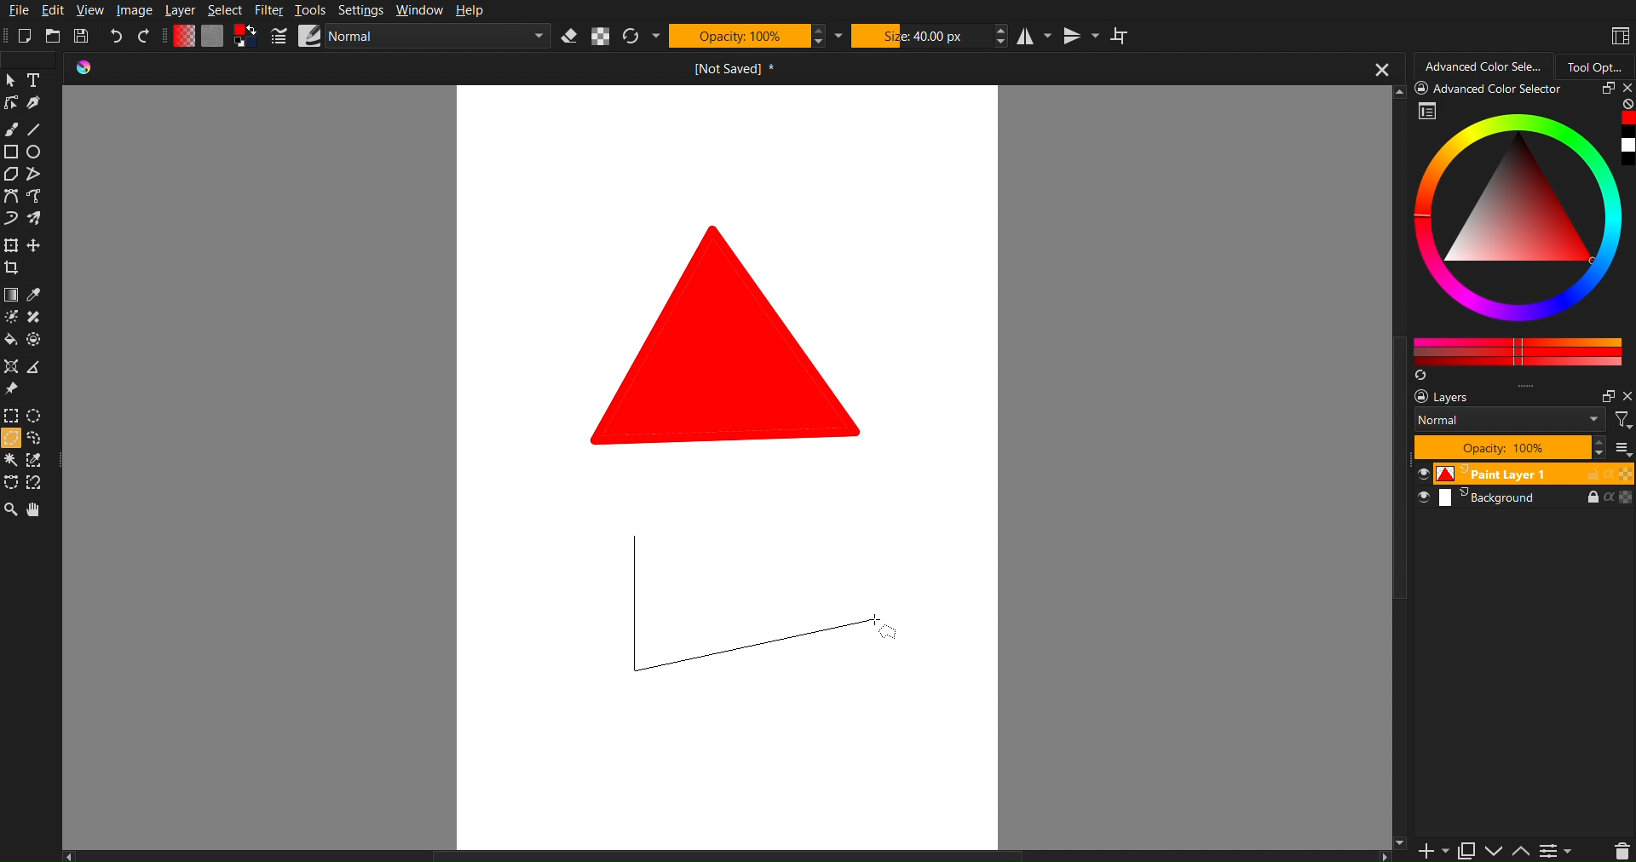 The height and width of the screenshot is (862, 1636). Describe the element at coordinates (37, 318) in the screenshot. I see `tool` at that location.